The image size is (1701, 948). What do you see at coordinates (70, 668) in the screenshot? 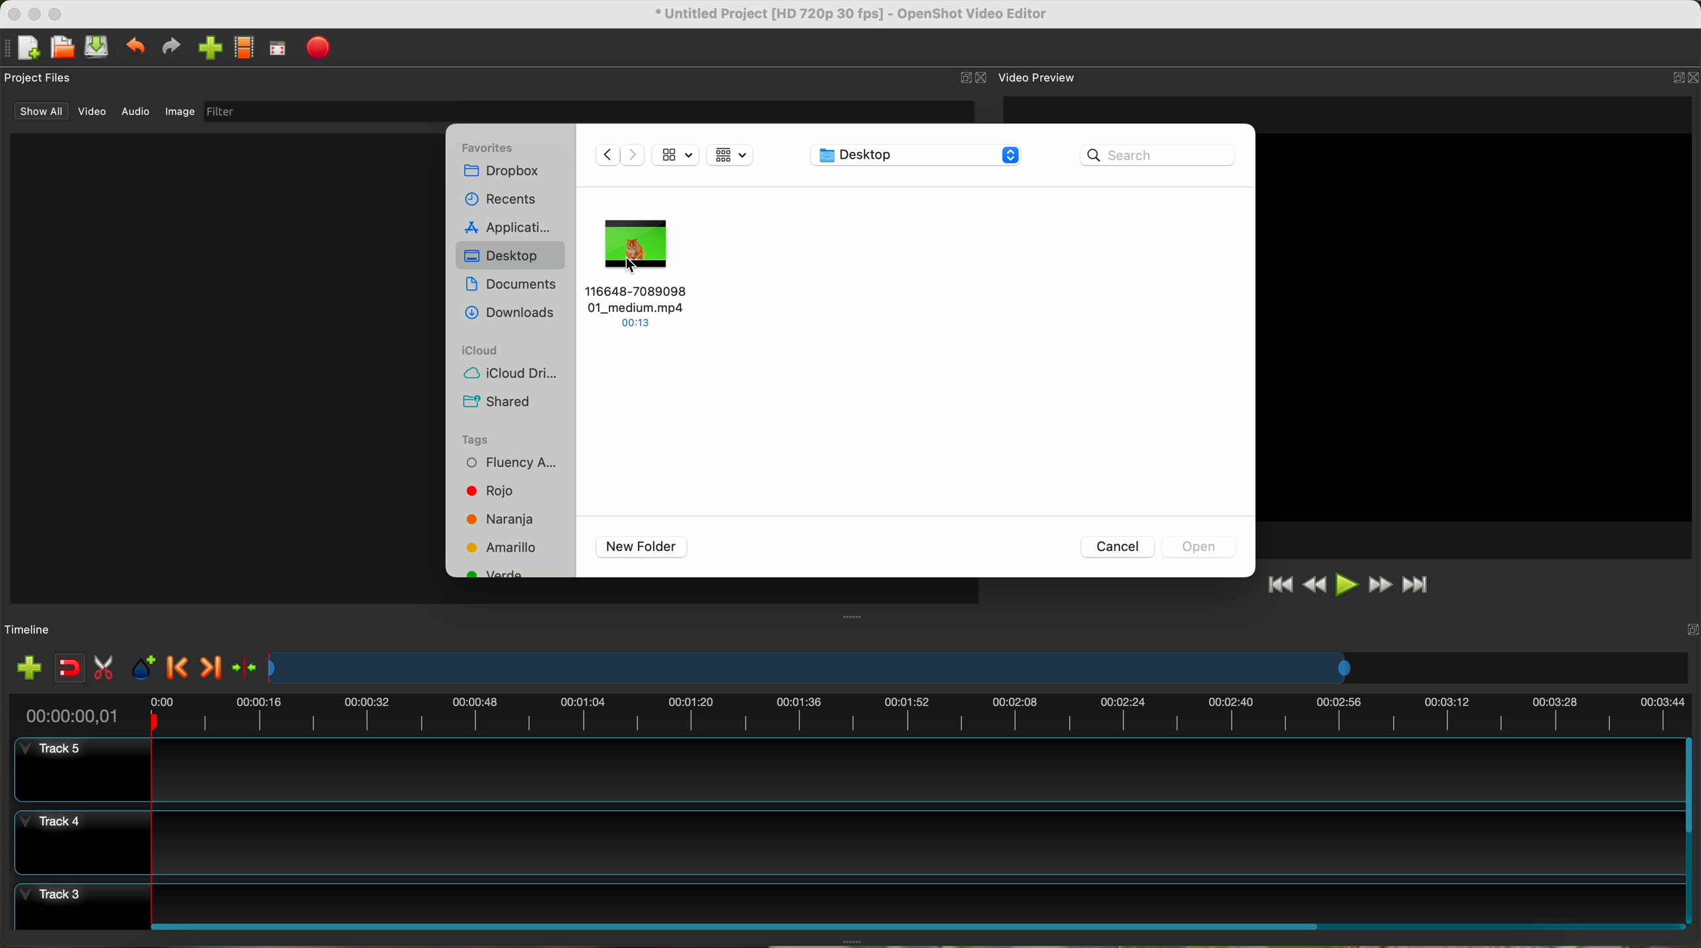
I see `disable snapping` at bounding box center [70, 668].